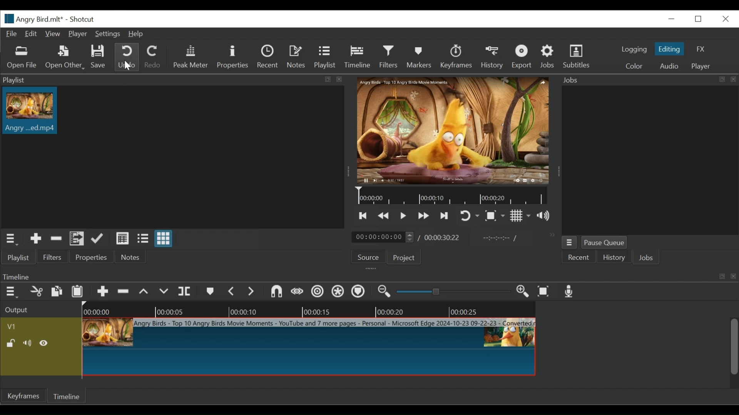 This screenshot has height=415, width=739. What do you see at coordinates (191, 56) in the screenshot?
I see `Peak Meter` at bounding box center [191, 56].